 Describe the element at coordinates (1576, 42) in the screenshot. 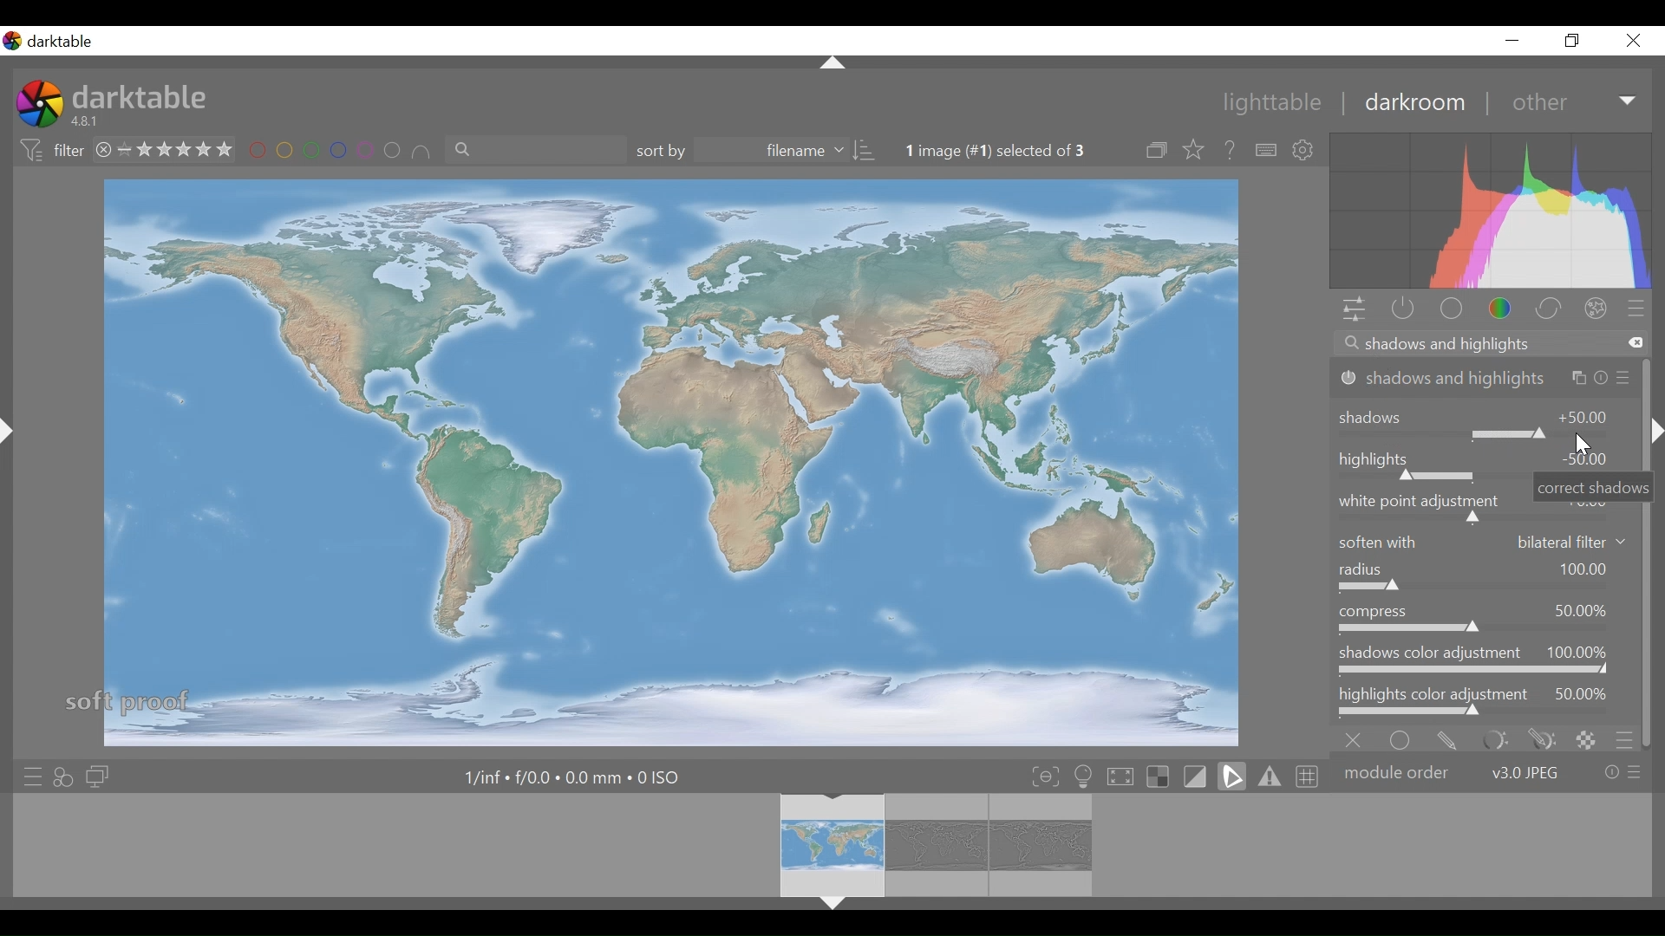

I see `restore` at that location.